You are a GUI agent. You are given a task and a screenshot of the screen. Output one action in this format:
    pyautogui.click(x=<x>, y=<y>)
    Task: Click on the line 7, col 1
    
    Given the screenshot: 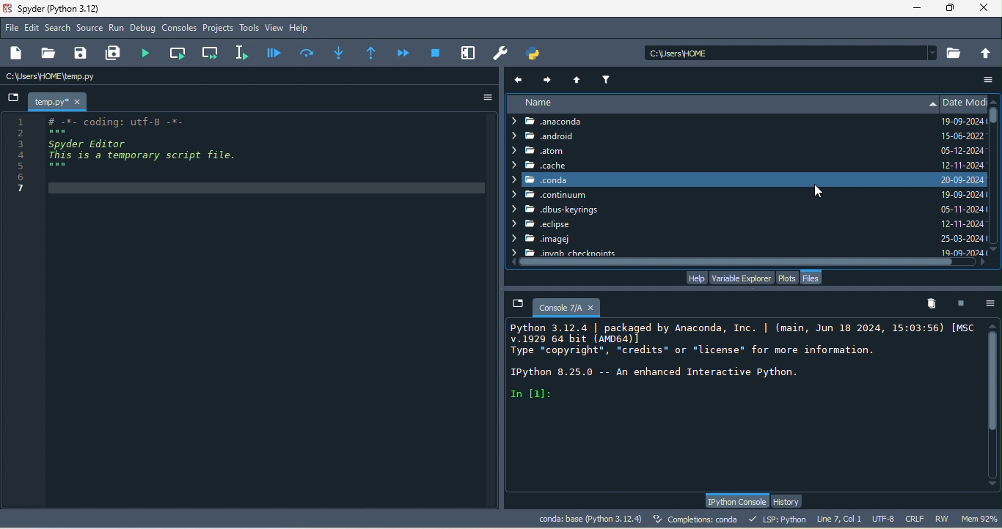 What is the action you would take?
    pyautogui.click(x=839, y=518)
    